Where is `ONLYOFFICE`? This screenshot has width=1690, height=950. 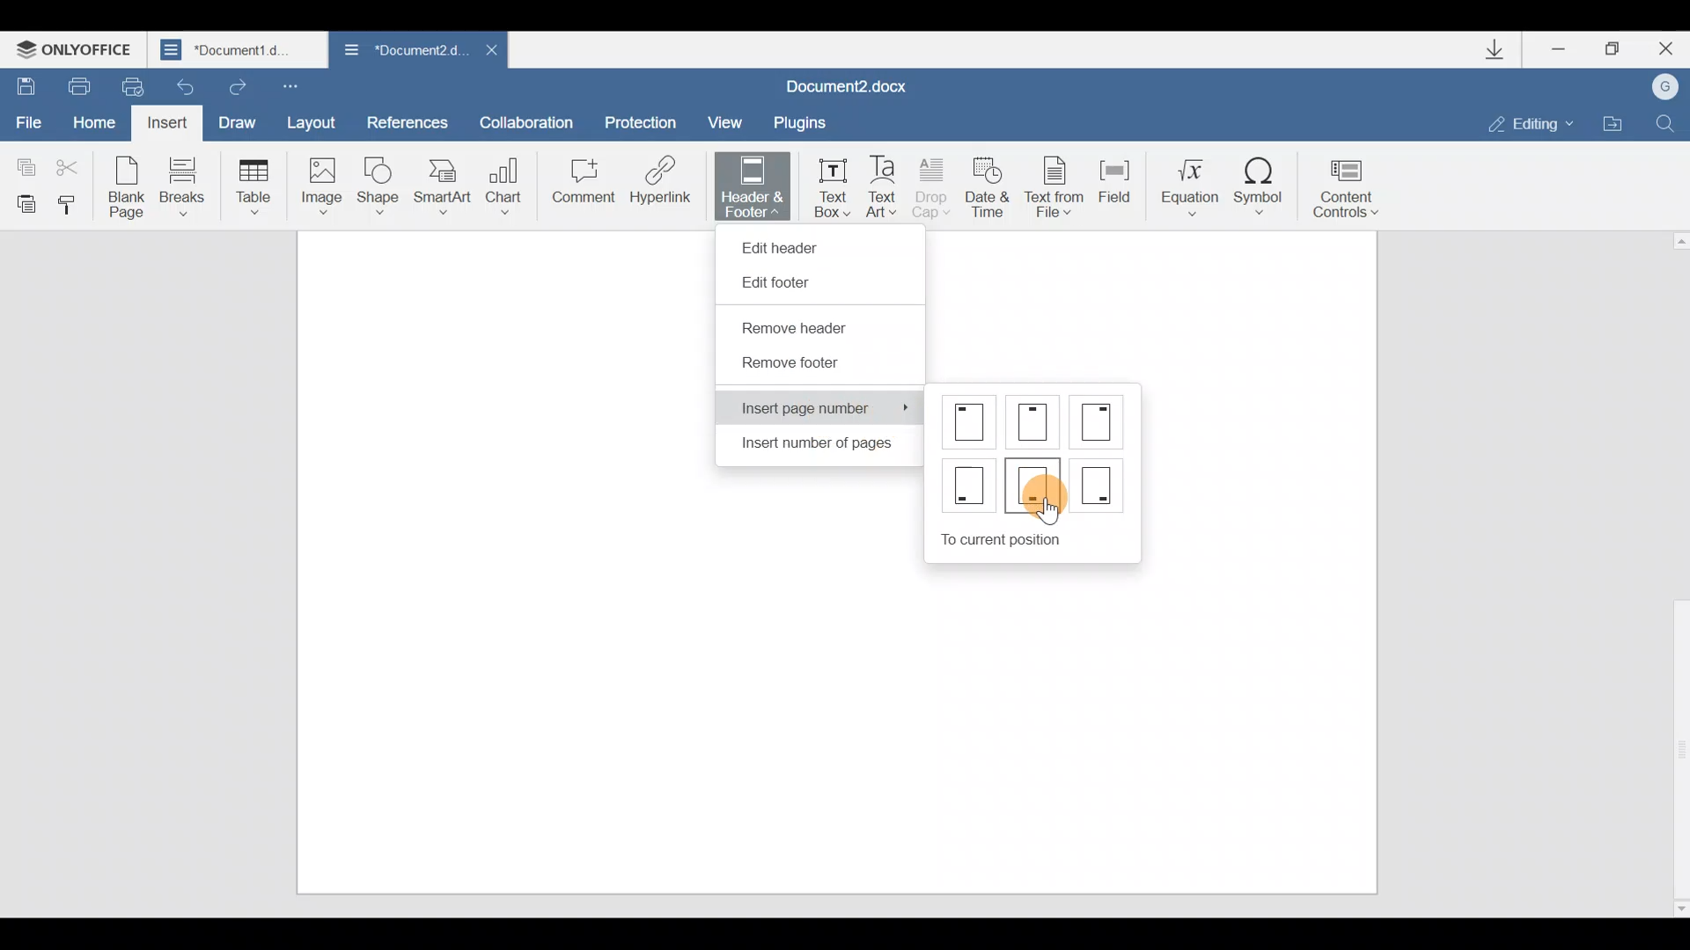
ONLYOFFICE is located at coordinates (79, 46).